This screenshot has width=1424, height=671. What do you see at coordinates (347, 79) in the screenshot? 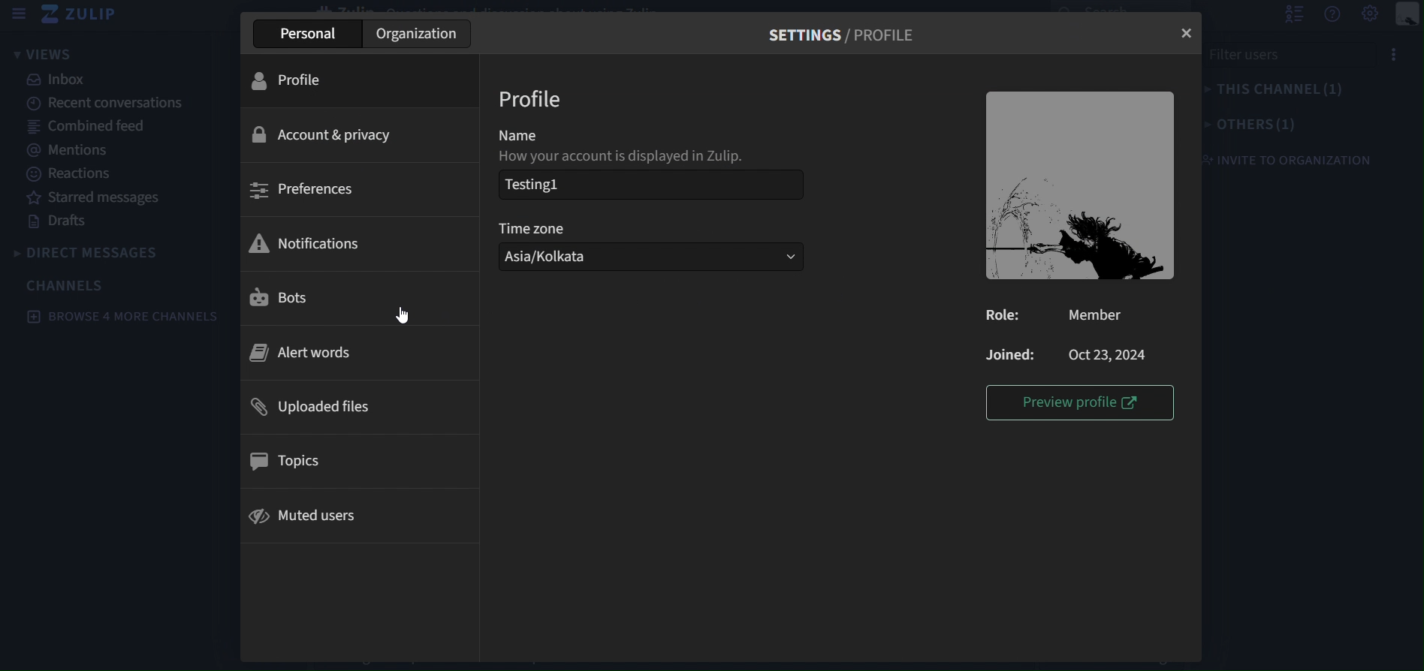
I see `profile` at bounding box center [347, 79].